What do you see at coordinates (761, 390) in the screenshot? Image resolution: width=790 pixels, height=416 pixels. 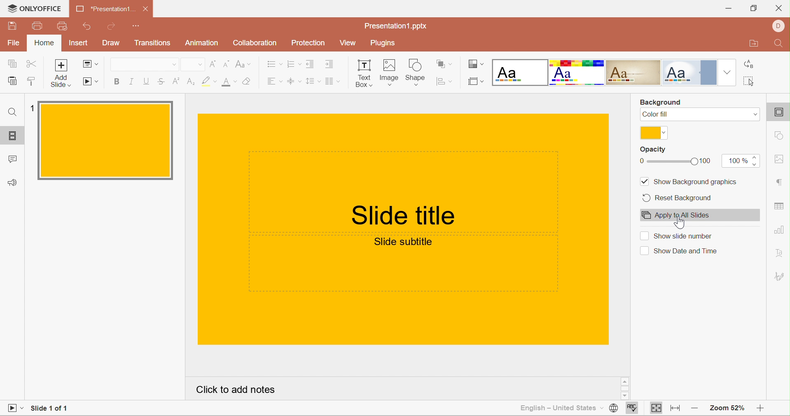 I see `Scroll Bar` at bounding box center [761, 390].